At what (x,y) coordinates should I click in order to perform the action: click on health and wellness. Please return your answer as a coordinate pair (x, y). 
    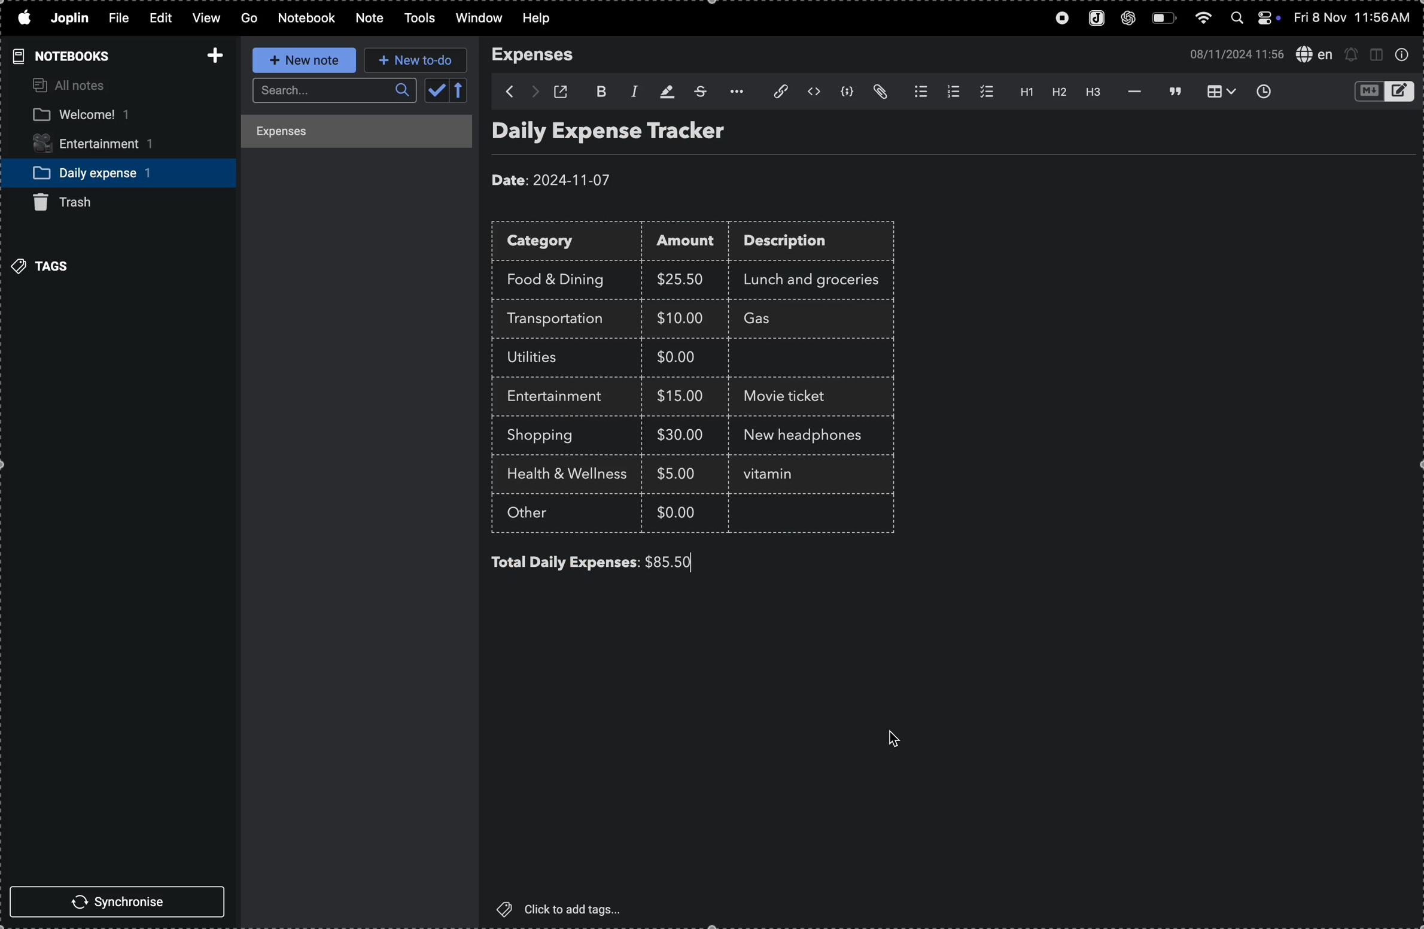
    Looking at the image, I should click on (573, 475).